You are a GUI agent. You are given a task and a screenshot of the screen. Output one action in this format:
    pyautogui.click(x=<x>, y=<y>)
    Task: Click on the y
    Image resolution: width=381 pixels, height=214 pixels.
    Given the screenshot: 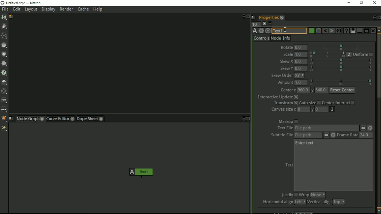 What is the action you would take?
    pyautogui.click(x=313, y=110)
    